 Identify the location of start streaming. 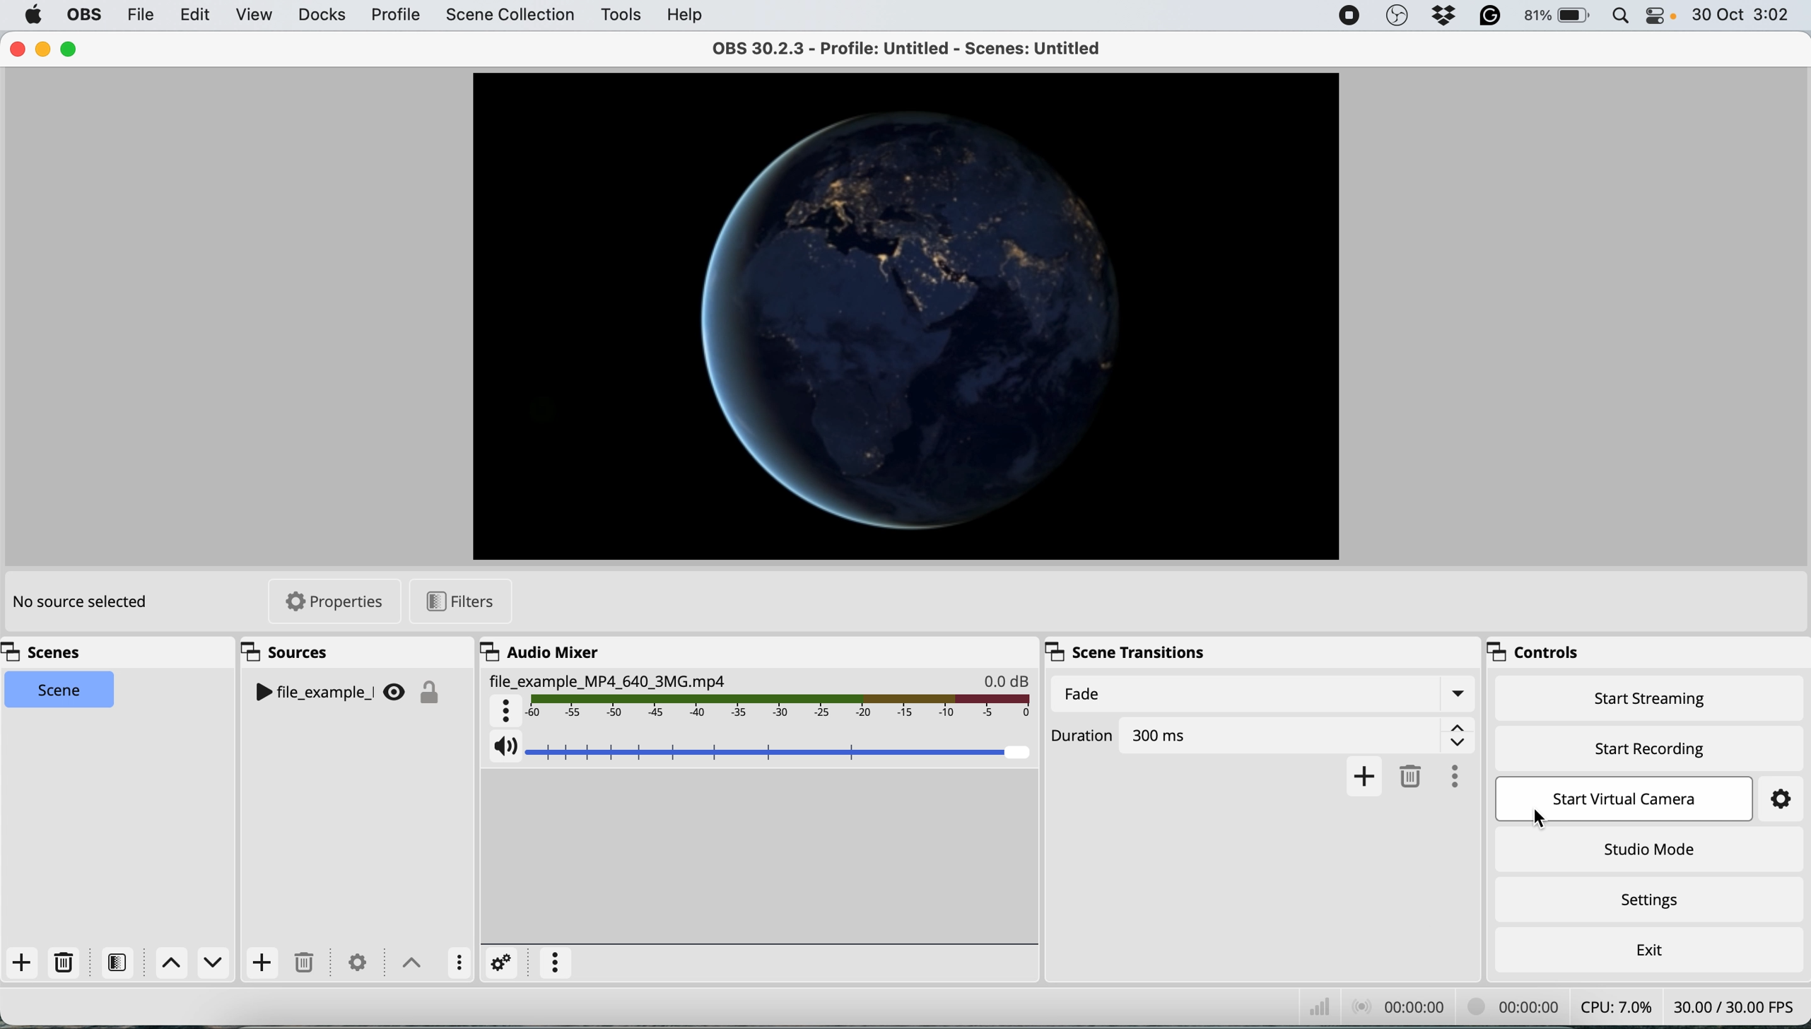
(1644, 699).